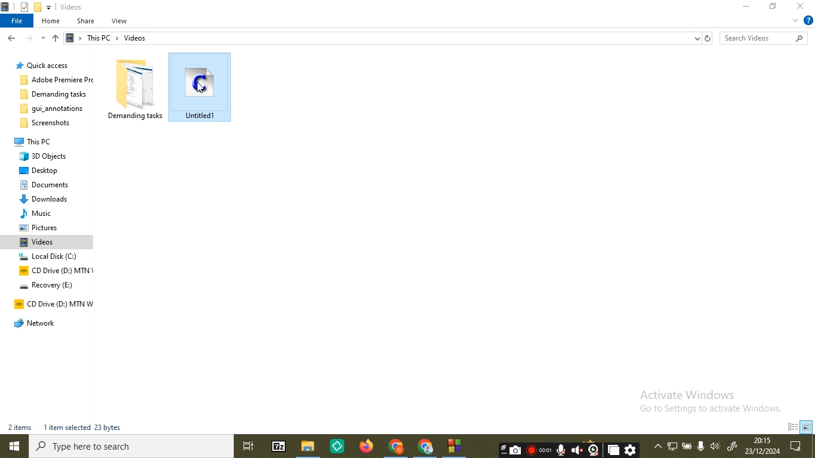  What do you see at coordinates (48, 95) in the screenshot?
I see `folder` at bounding box center [48, 95].